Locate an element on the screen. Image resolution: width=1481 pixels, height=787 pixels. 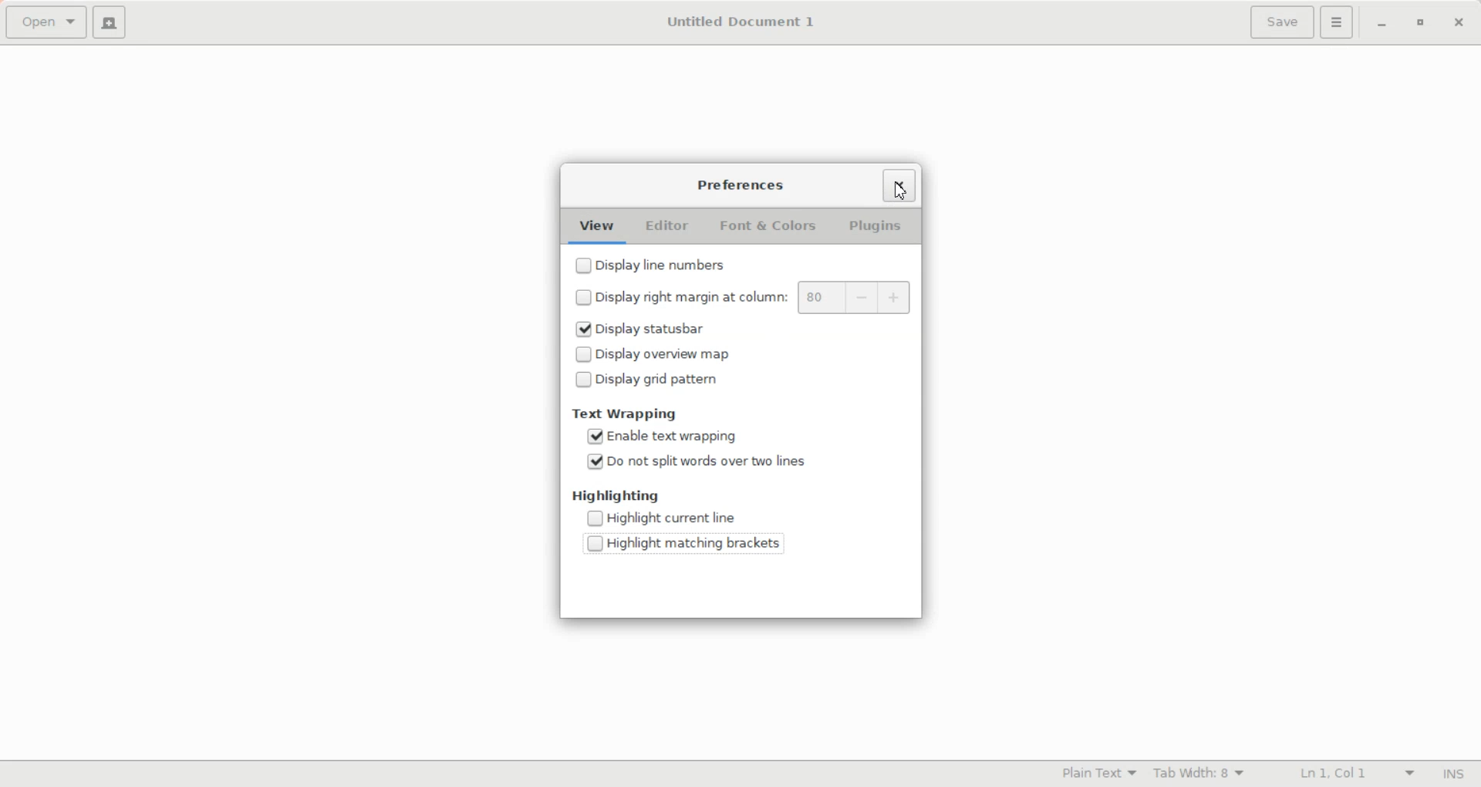
Highlighting is located at coordinates (617, 495).